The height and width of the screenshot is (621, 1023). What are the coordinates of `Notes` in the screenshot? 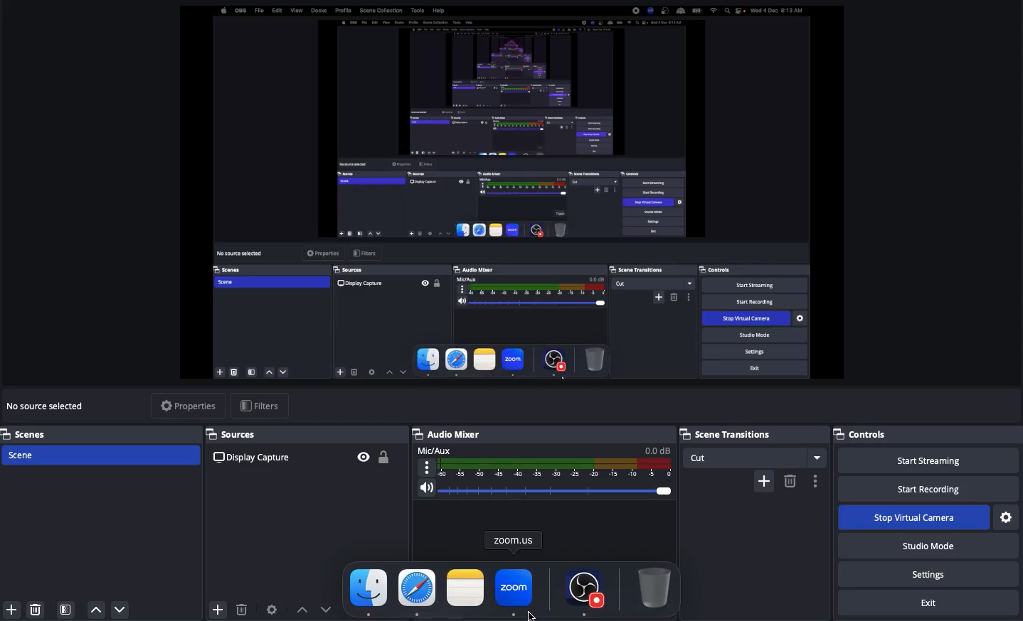 It's located at (464, 587).